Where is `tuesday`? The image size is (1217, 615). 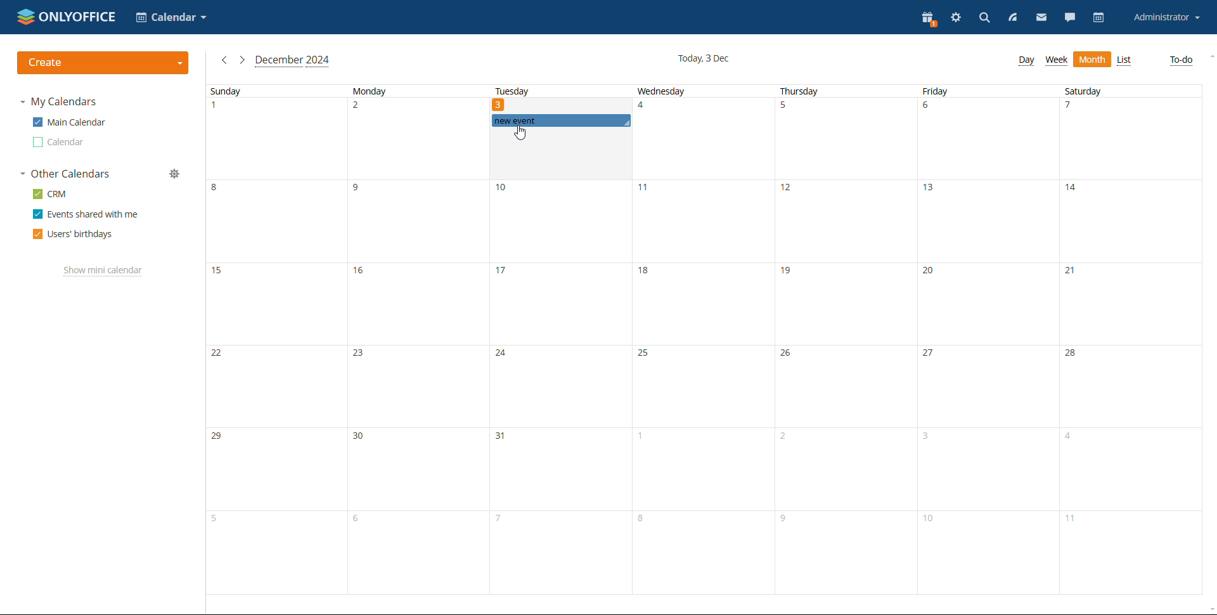
tuesday is located at coordinates (559, 382).